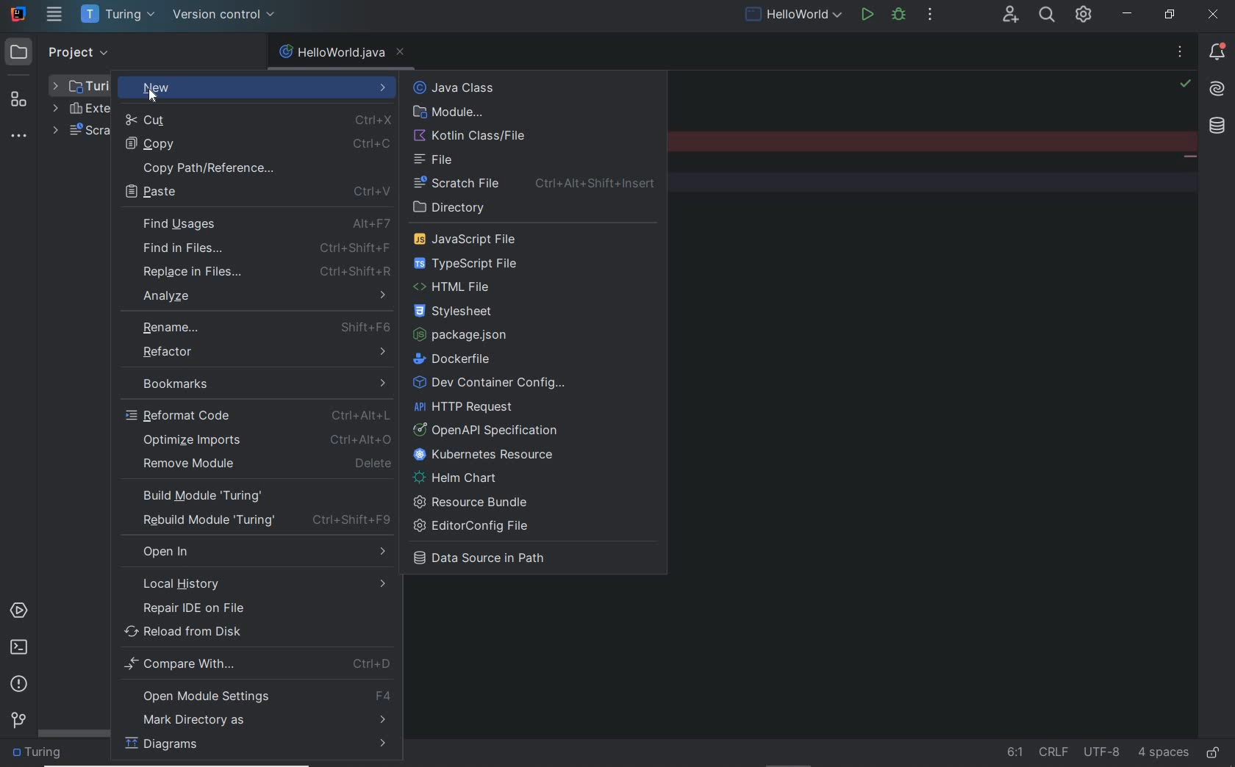 This screenshot has height=767, width=1235. Describe the element at coordinates (80, 109) in the screenshot. I see `external libraries` at that location.